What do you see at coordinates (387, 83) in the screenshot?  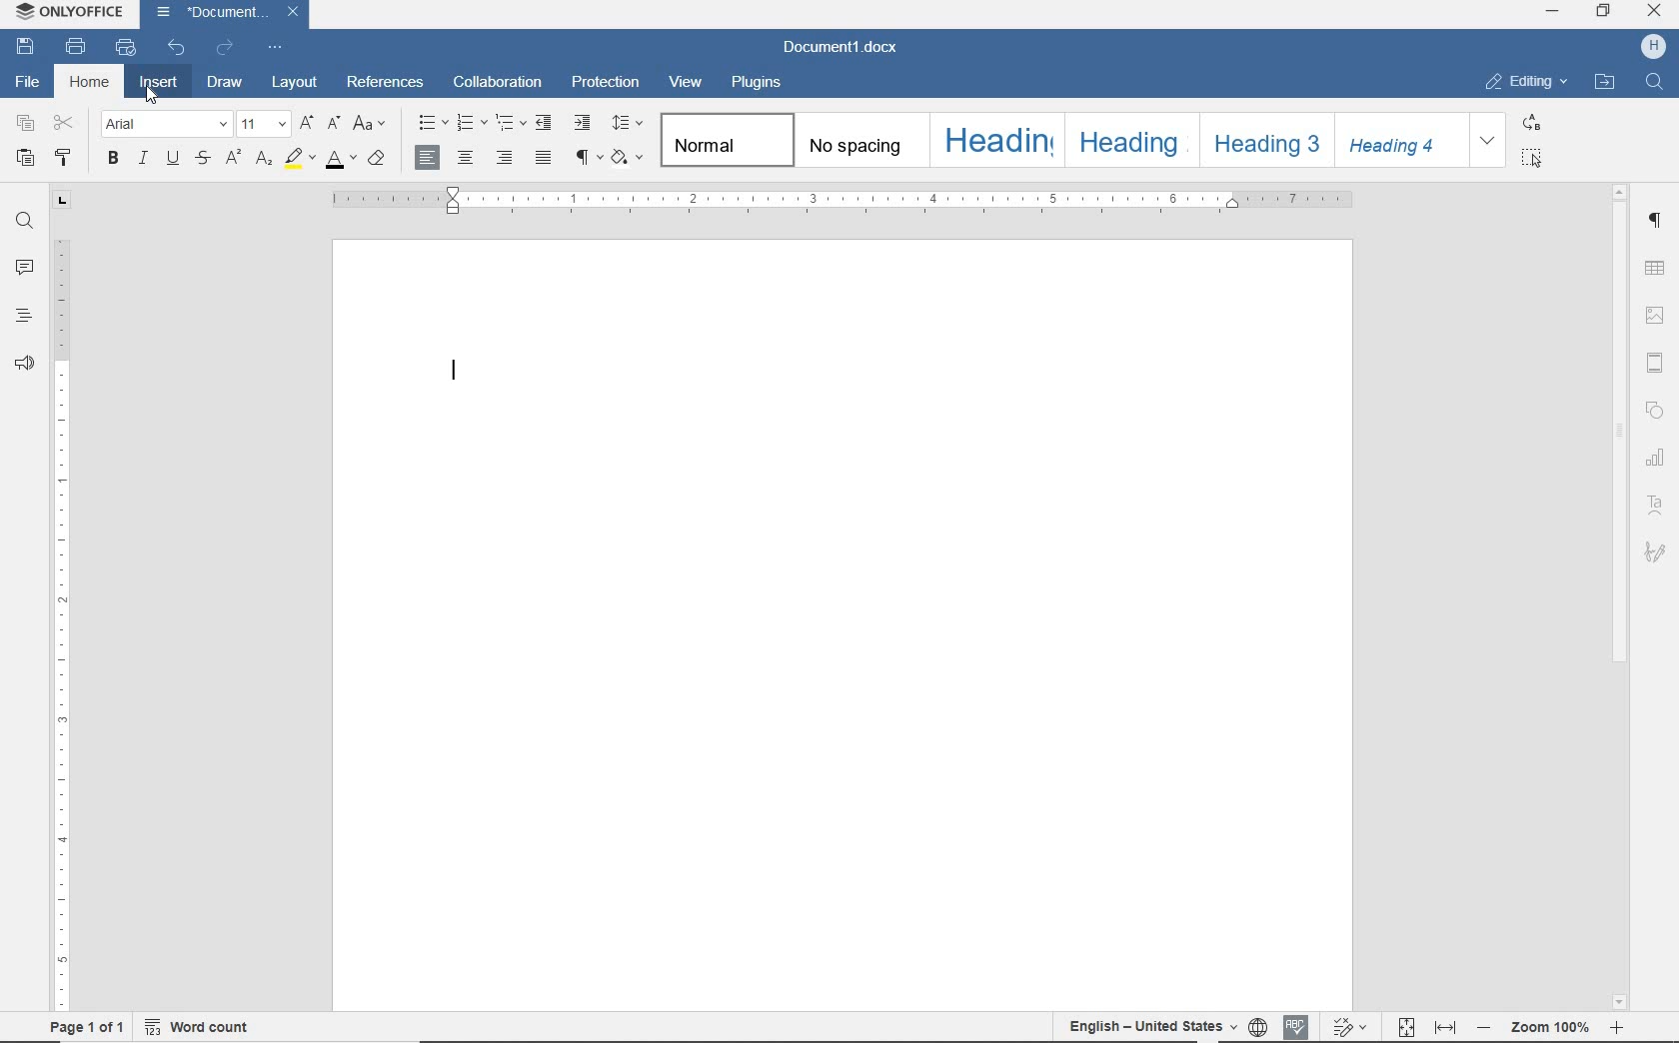 I see `references` at bounding box center [387, 83].